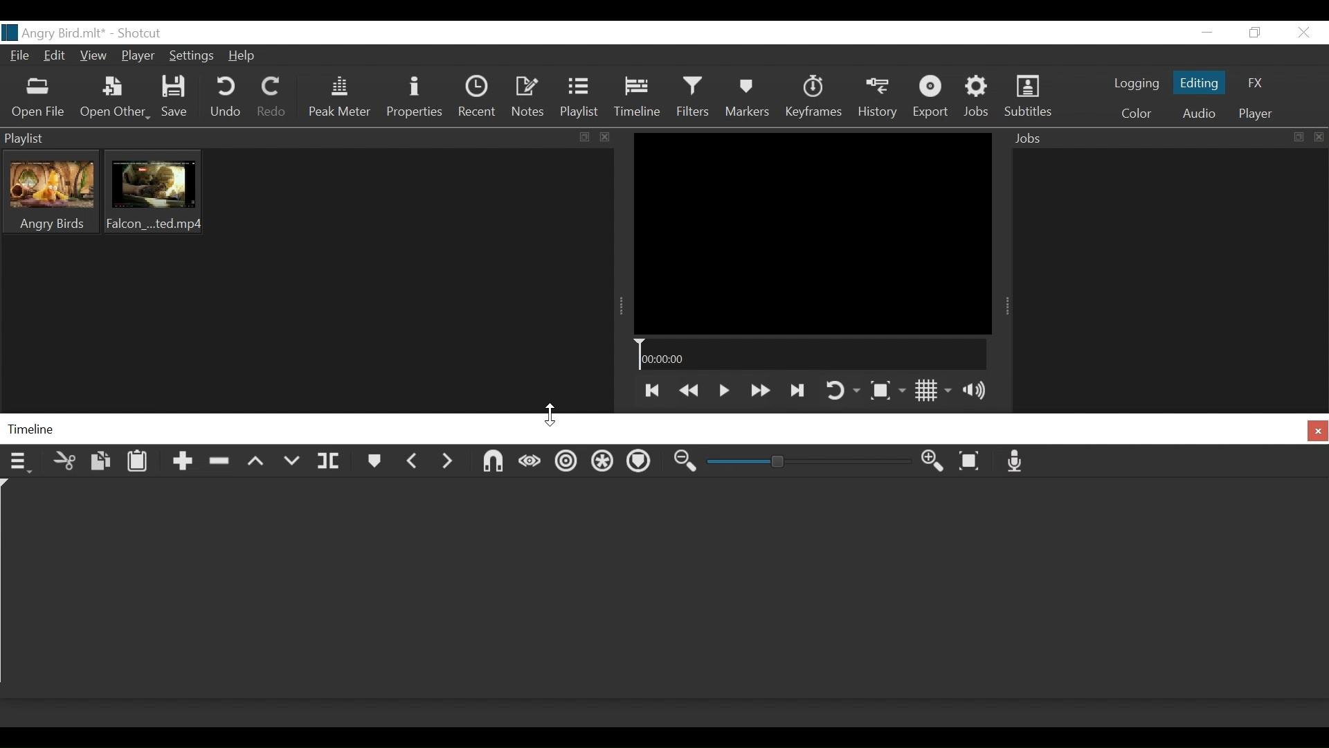  What do you see at coordinates (887, 393) in the screenshot?
I see `Toggle Zoom` at bounding box center [887, 393].